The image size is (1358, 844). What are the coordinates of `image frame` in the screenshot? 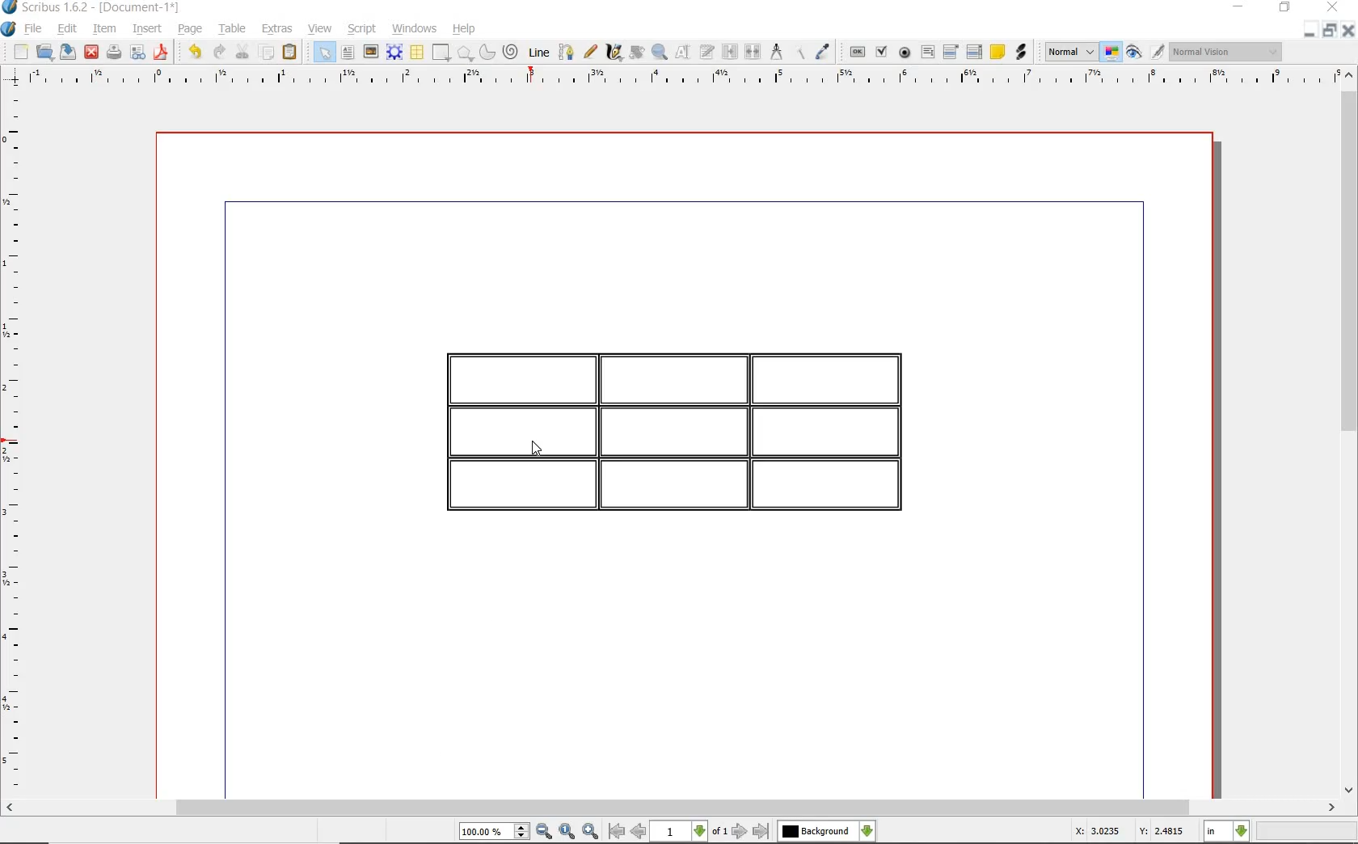 It's located at (371, 53).